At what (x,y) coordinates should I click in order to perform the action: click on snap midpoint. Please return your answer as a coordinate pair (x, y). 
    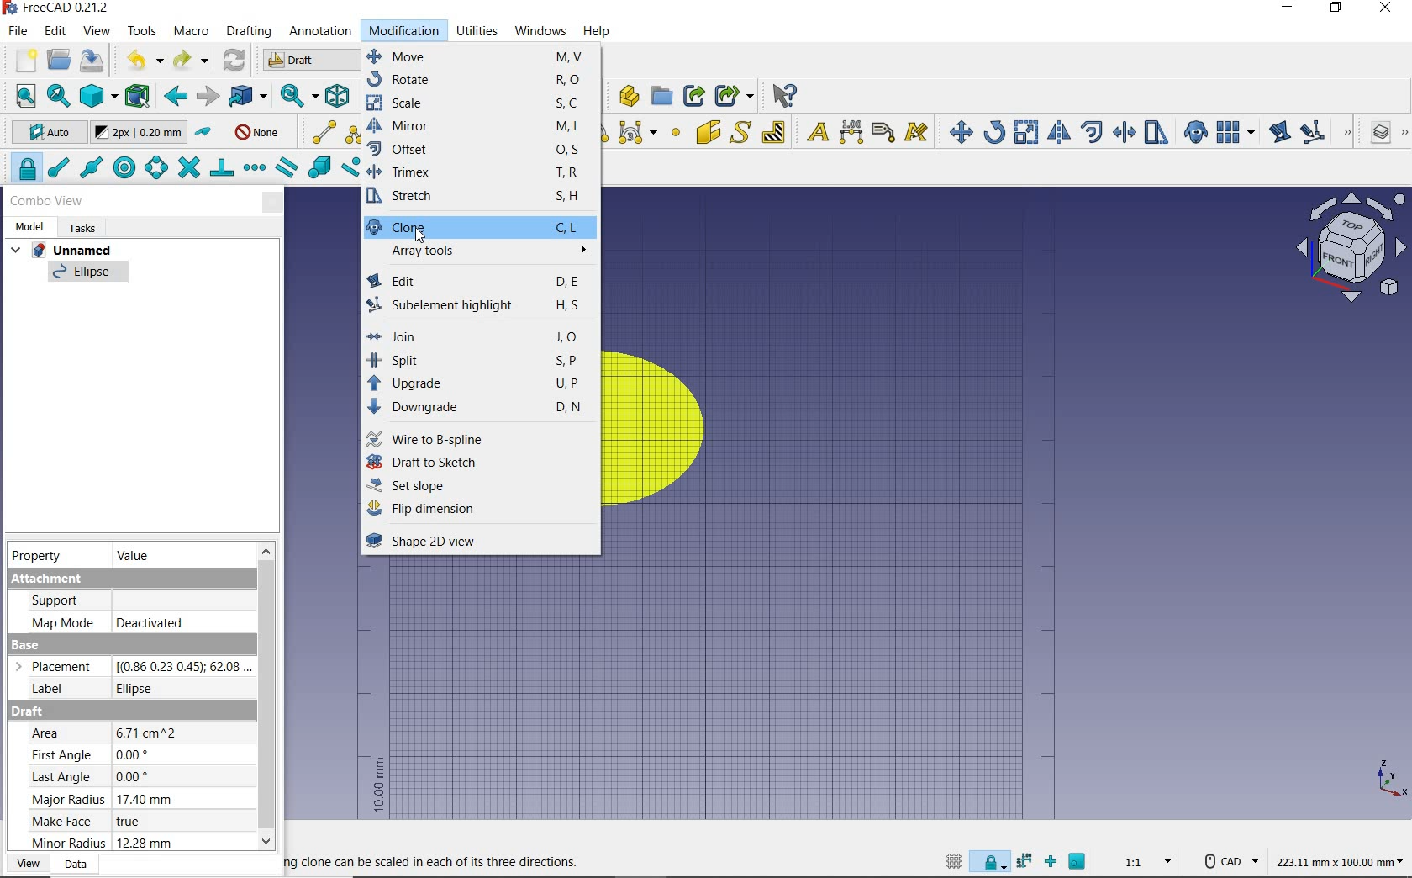
    Looking at the image, I should click on (92, 167).